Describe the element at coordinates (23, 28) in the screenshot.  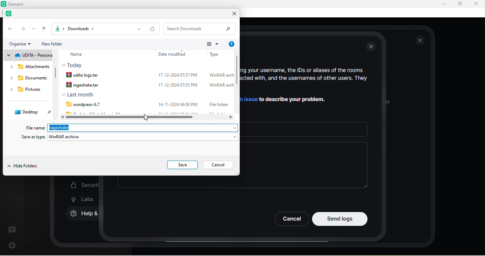
I see `forward` at that location.